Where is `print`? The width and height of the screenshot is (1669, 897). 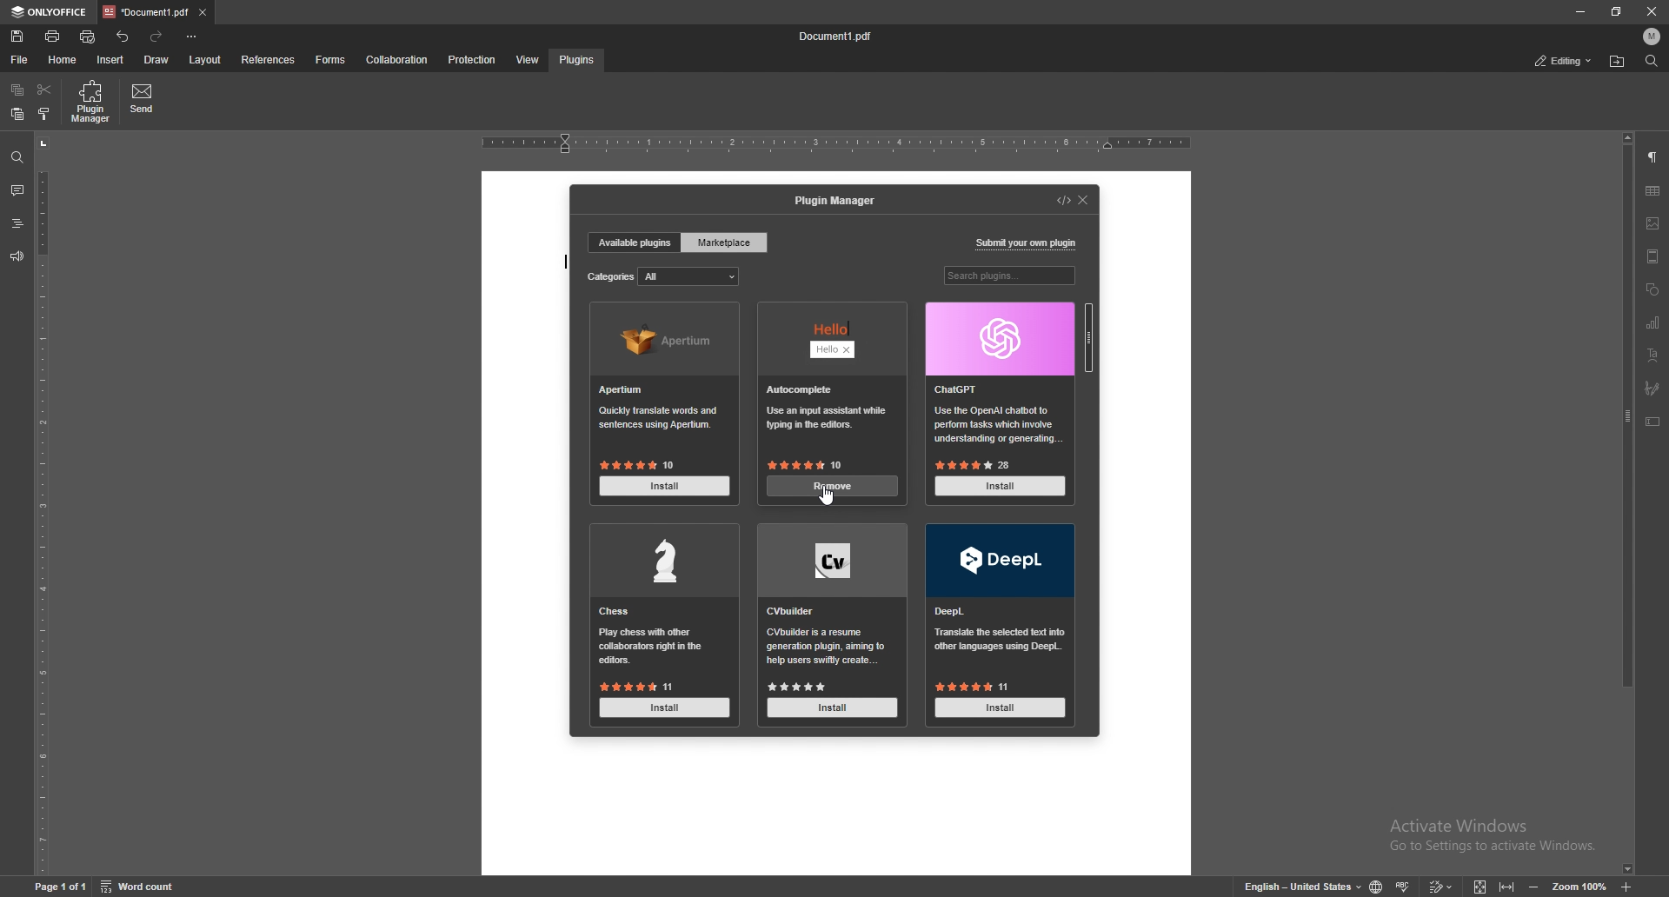
print is located at coordinates (54, 37).